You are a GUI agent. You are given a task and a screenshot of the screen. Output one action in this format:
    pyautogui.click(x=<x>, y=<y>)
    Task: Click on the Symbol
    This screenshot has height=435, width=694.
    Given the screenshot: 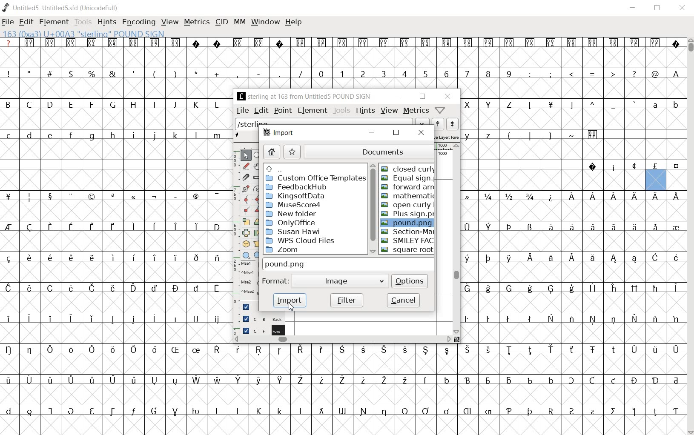 What is the action you would take?
    pyautogui.click(x=676, y=380)
    